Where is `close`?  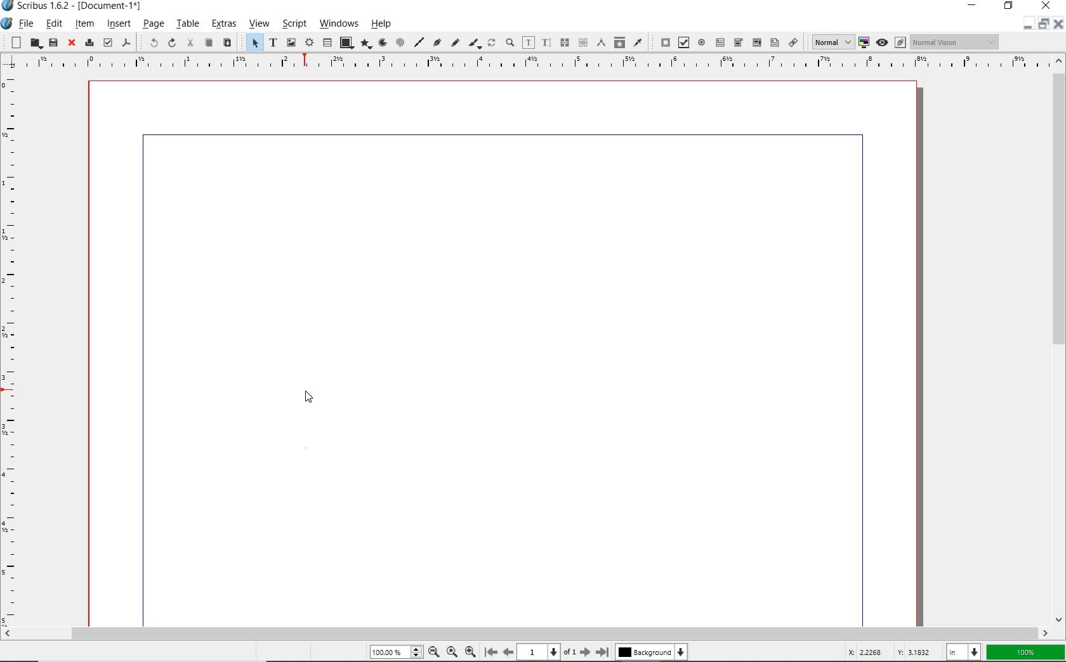
close is located at coordinates (70, 43).